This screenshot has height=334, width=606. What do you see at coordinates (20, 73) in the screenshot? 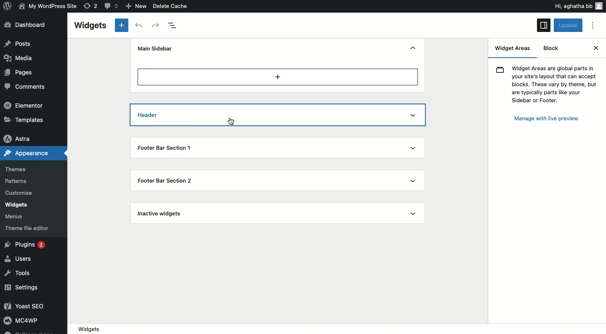
I see `Pages` at bounding box center [20, 73].